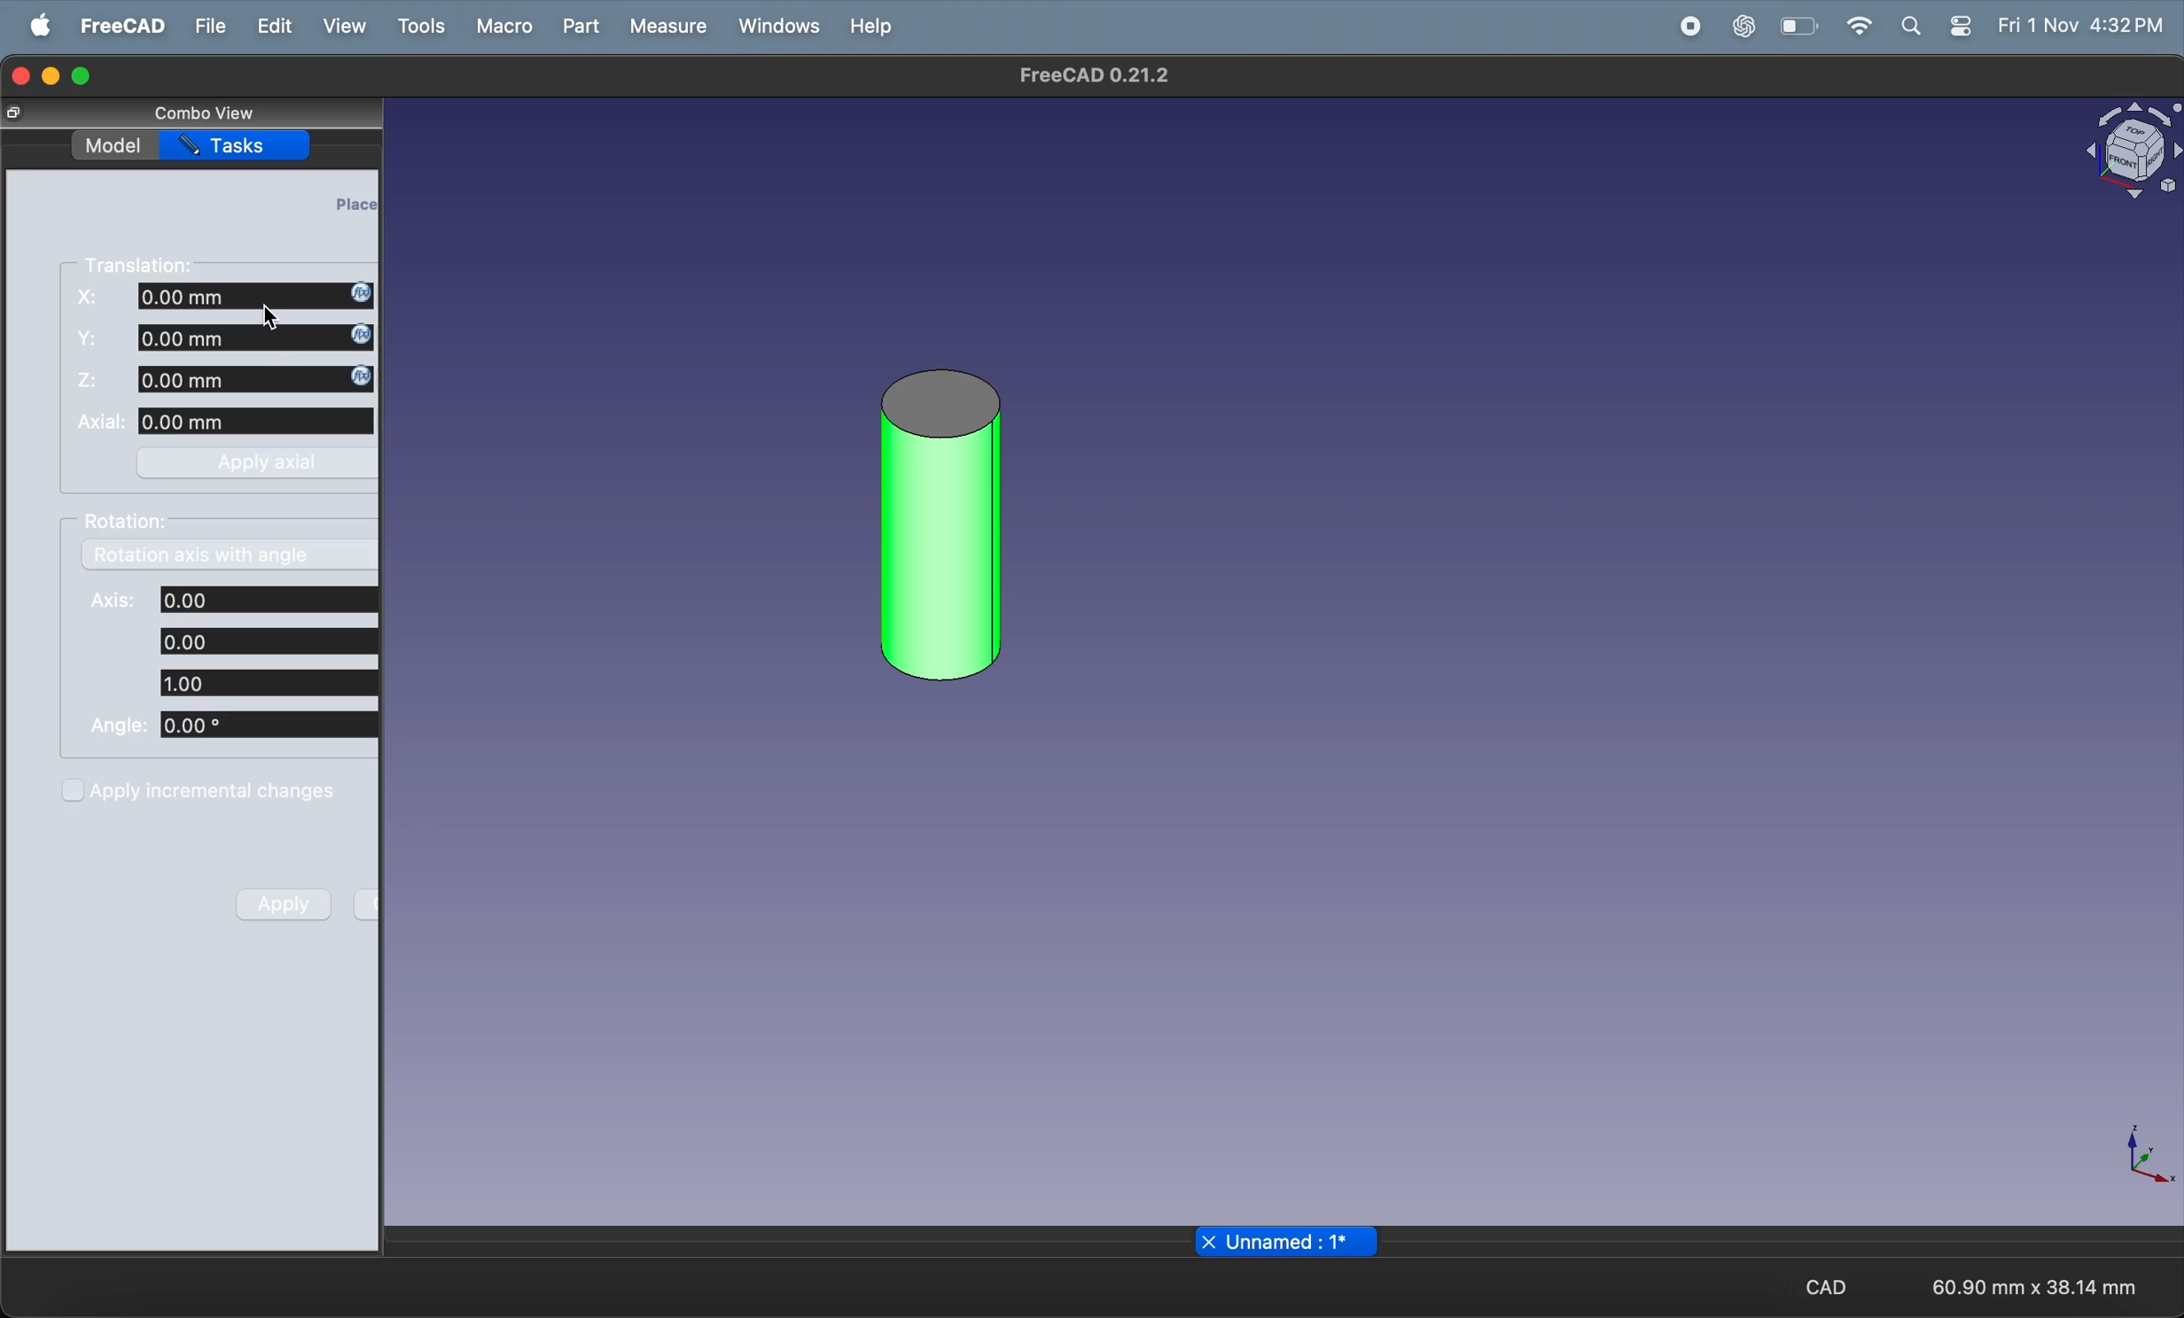 The width and height of the screenshot is (2184, 1318). I want to click on Axial:, so click(100, 422).